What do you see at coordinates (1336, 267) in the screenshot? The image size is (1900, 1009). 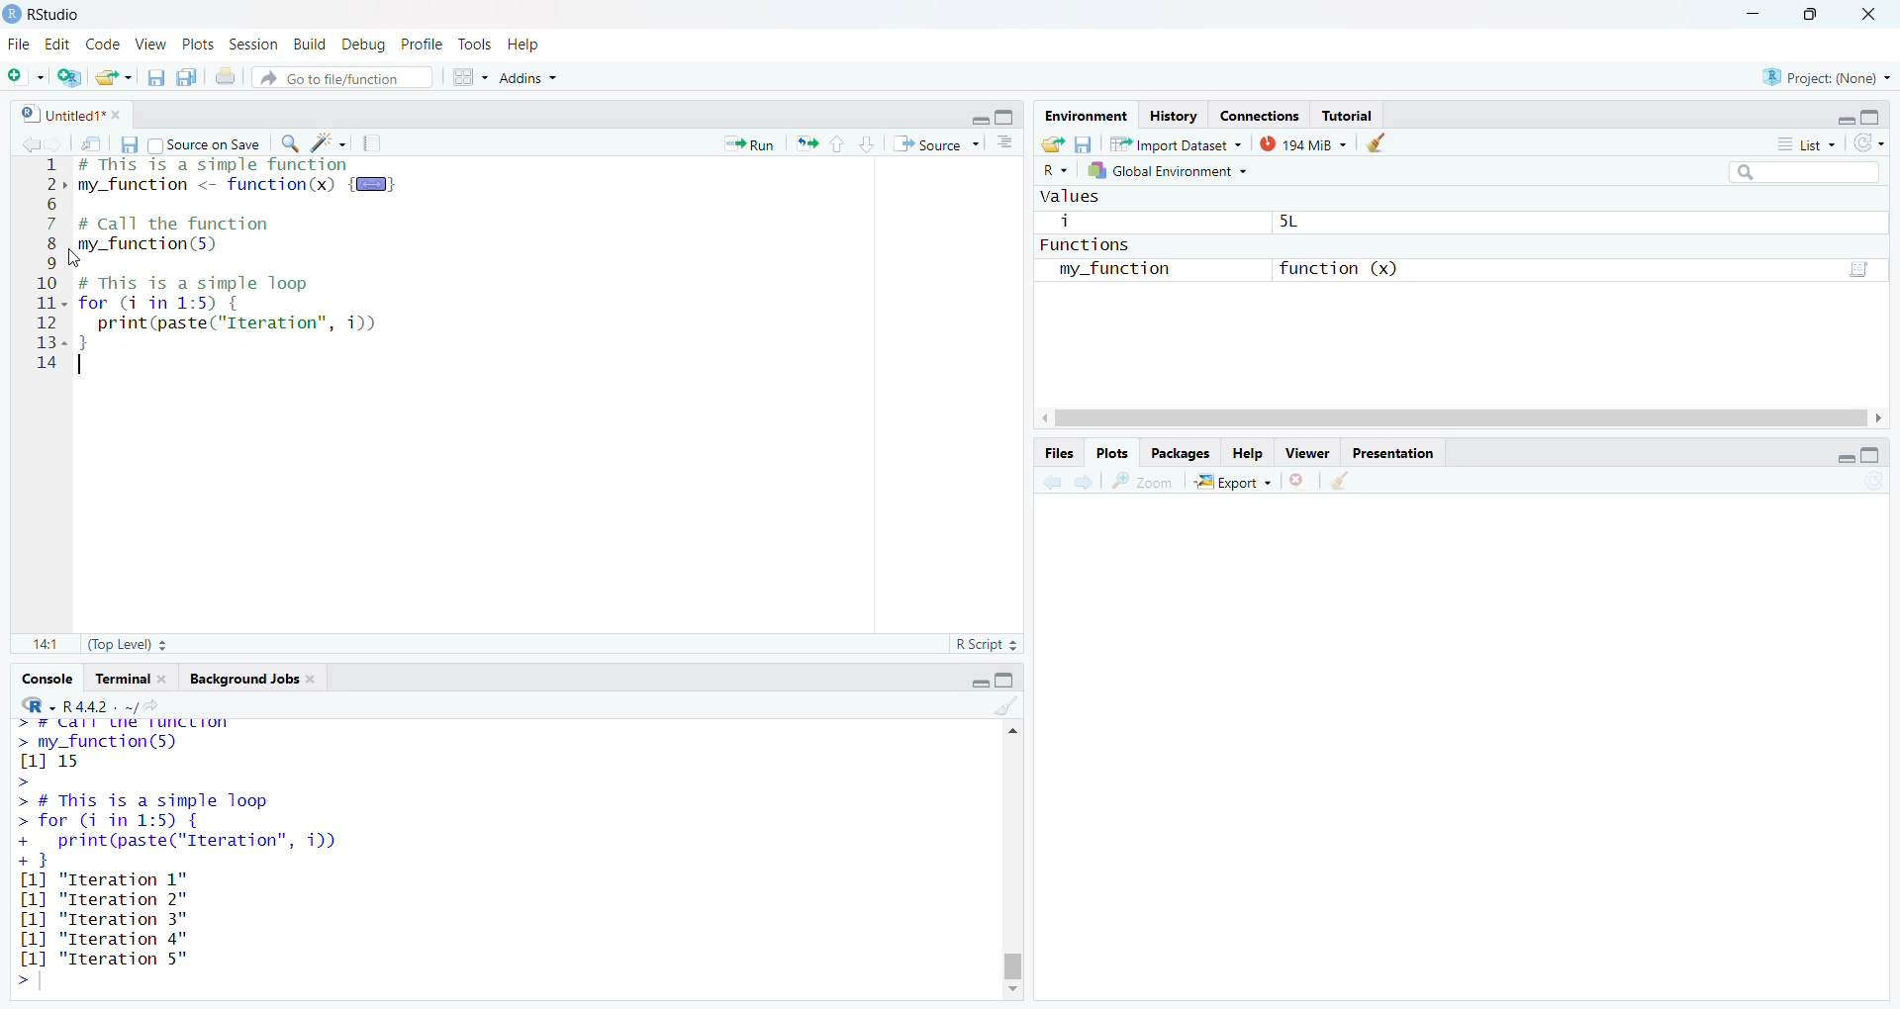 I see `function (x)` at bounding box center [1336, 267].